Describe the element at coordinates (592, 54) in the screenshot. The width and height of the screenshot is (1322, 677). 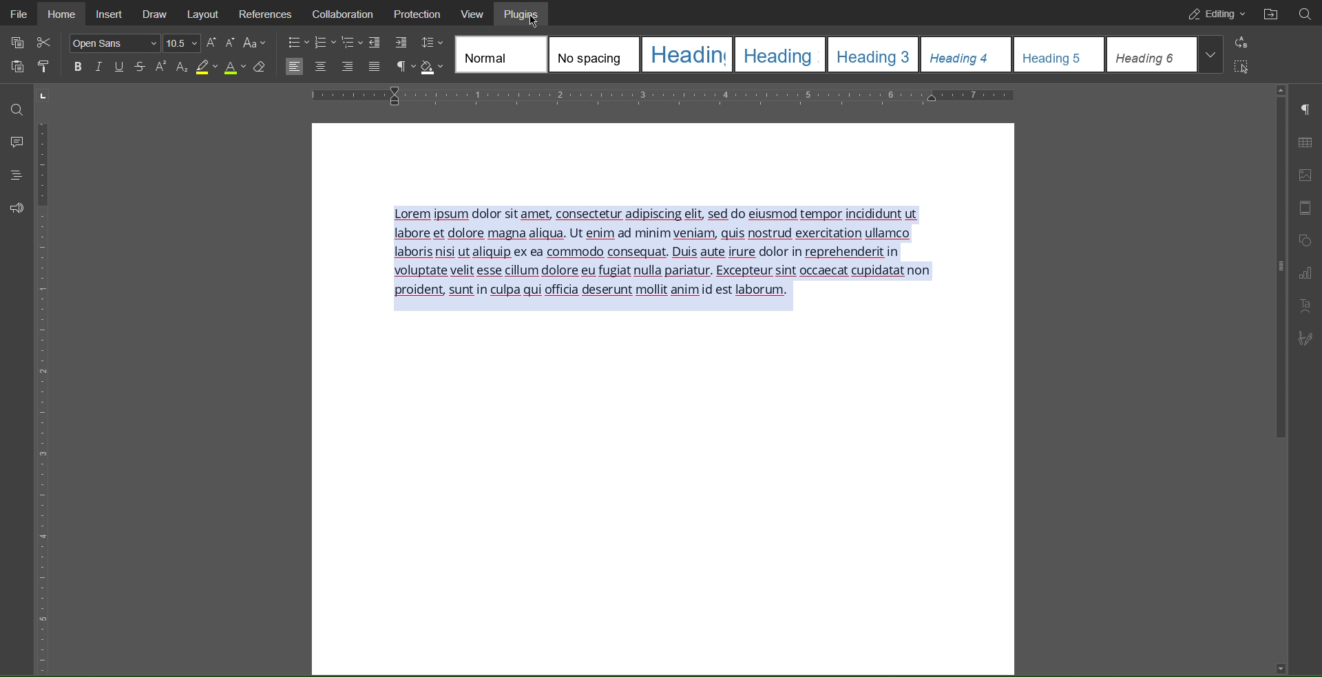
I see `No Spacing` at that location.